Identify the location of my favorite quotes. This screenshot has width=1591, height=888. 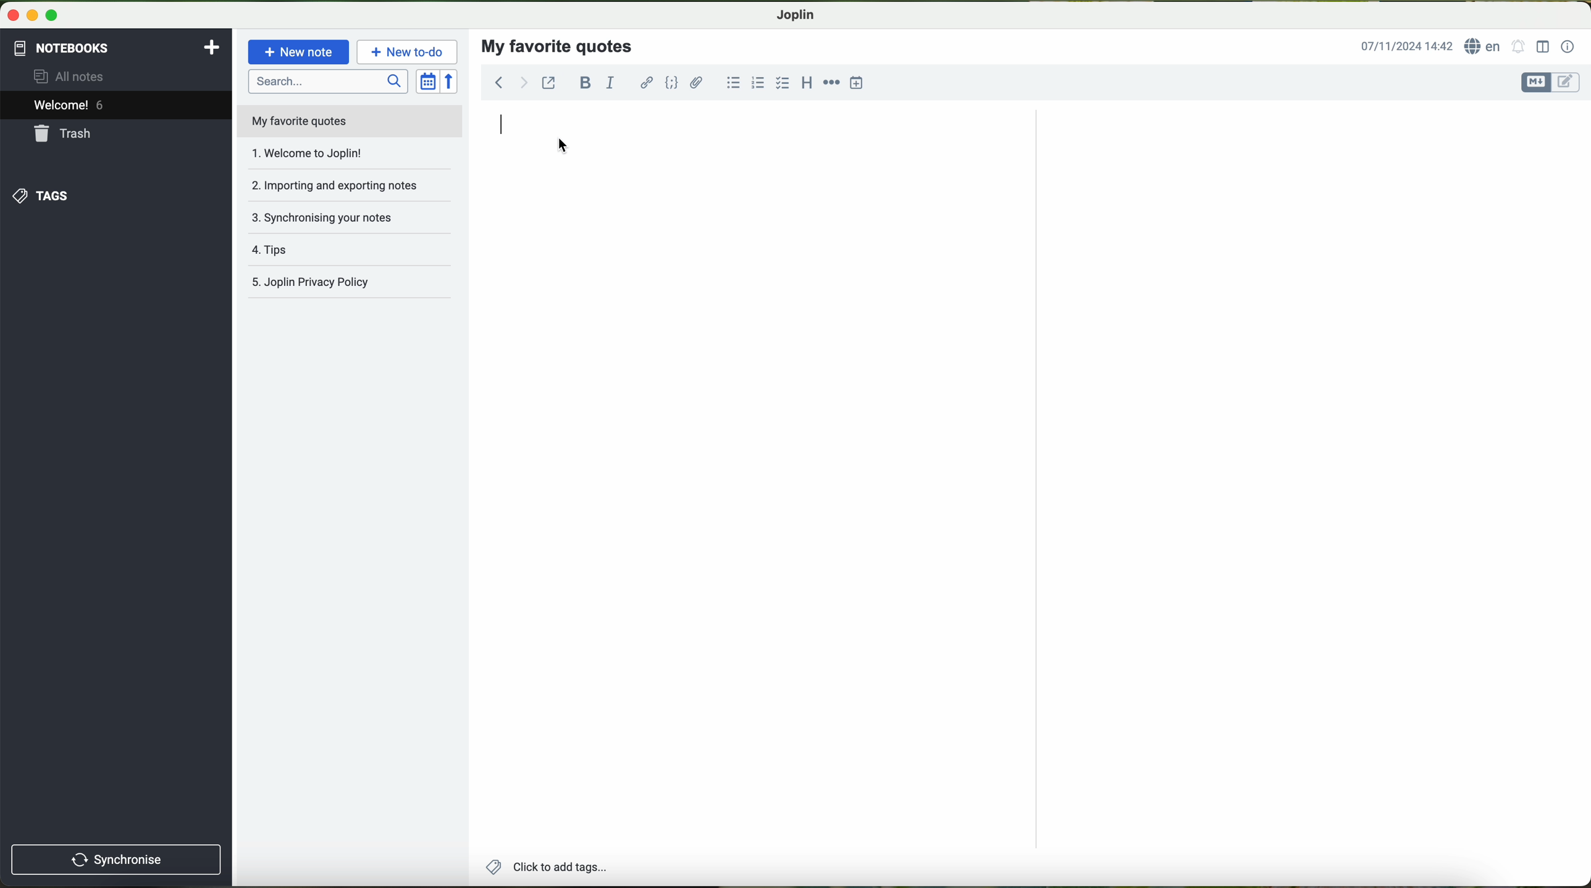
(558, 45).